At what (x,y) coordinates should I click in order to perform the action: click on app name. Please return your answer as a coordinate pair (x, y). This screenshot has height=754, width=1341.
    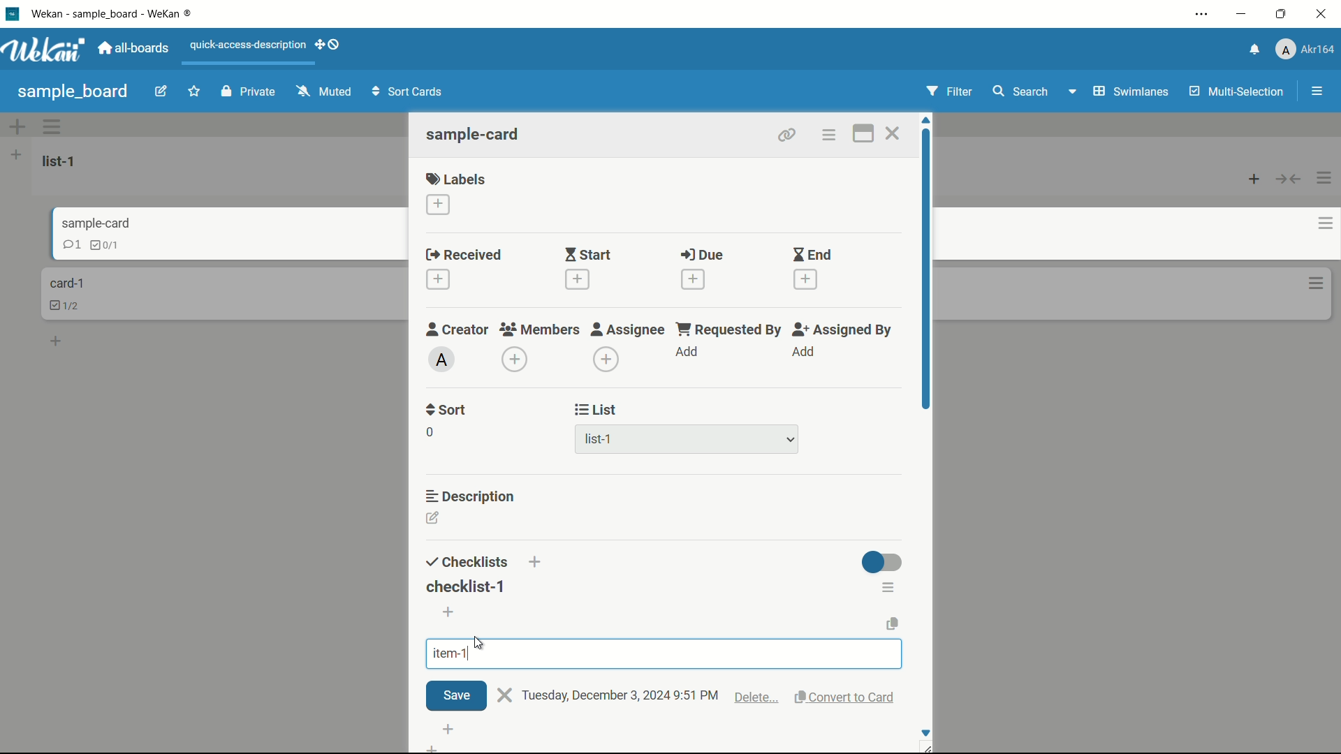
    Looking at the image, I should click on (110, 13).